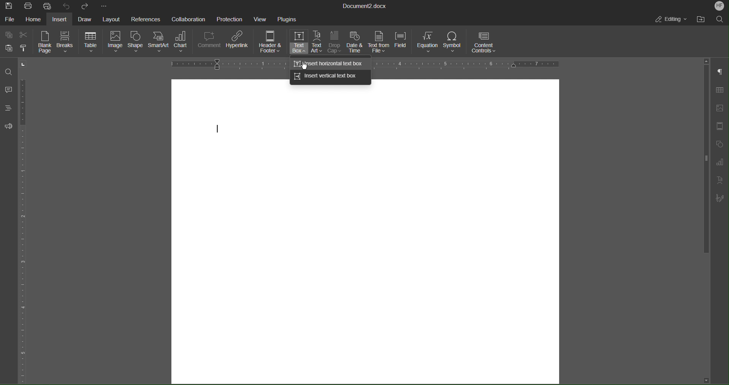 The height and width of the screenshot is (385, 729). Describe the element at coordinates (299, 42) in the screenshot. I see `Text Box` at that location.